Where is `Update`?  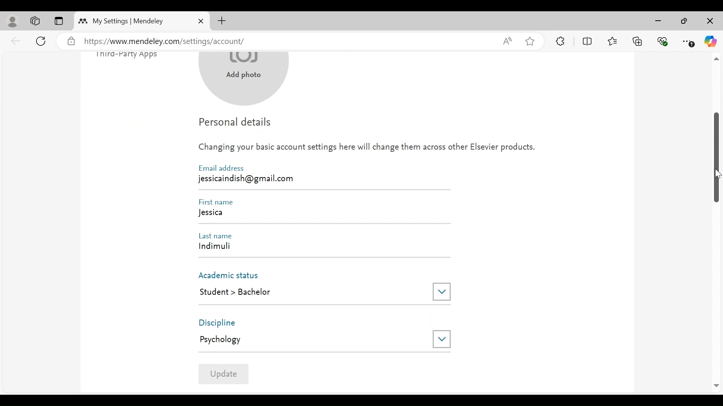
Update is located at coordinates (223, 373).